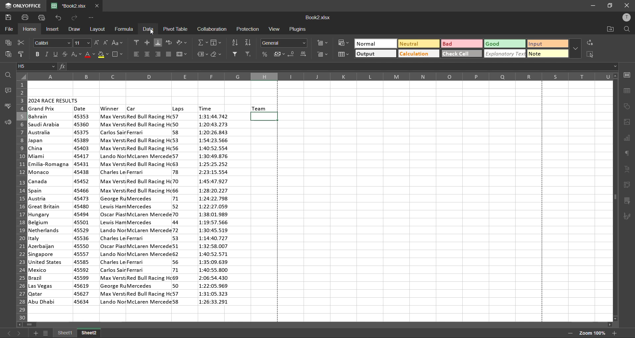 This screenshot has width=635, height=338. I want to click on zoom out, so click(571, 334).